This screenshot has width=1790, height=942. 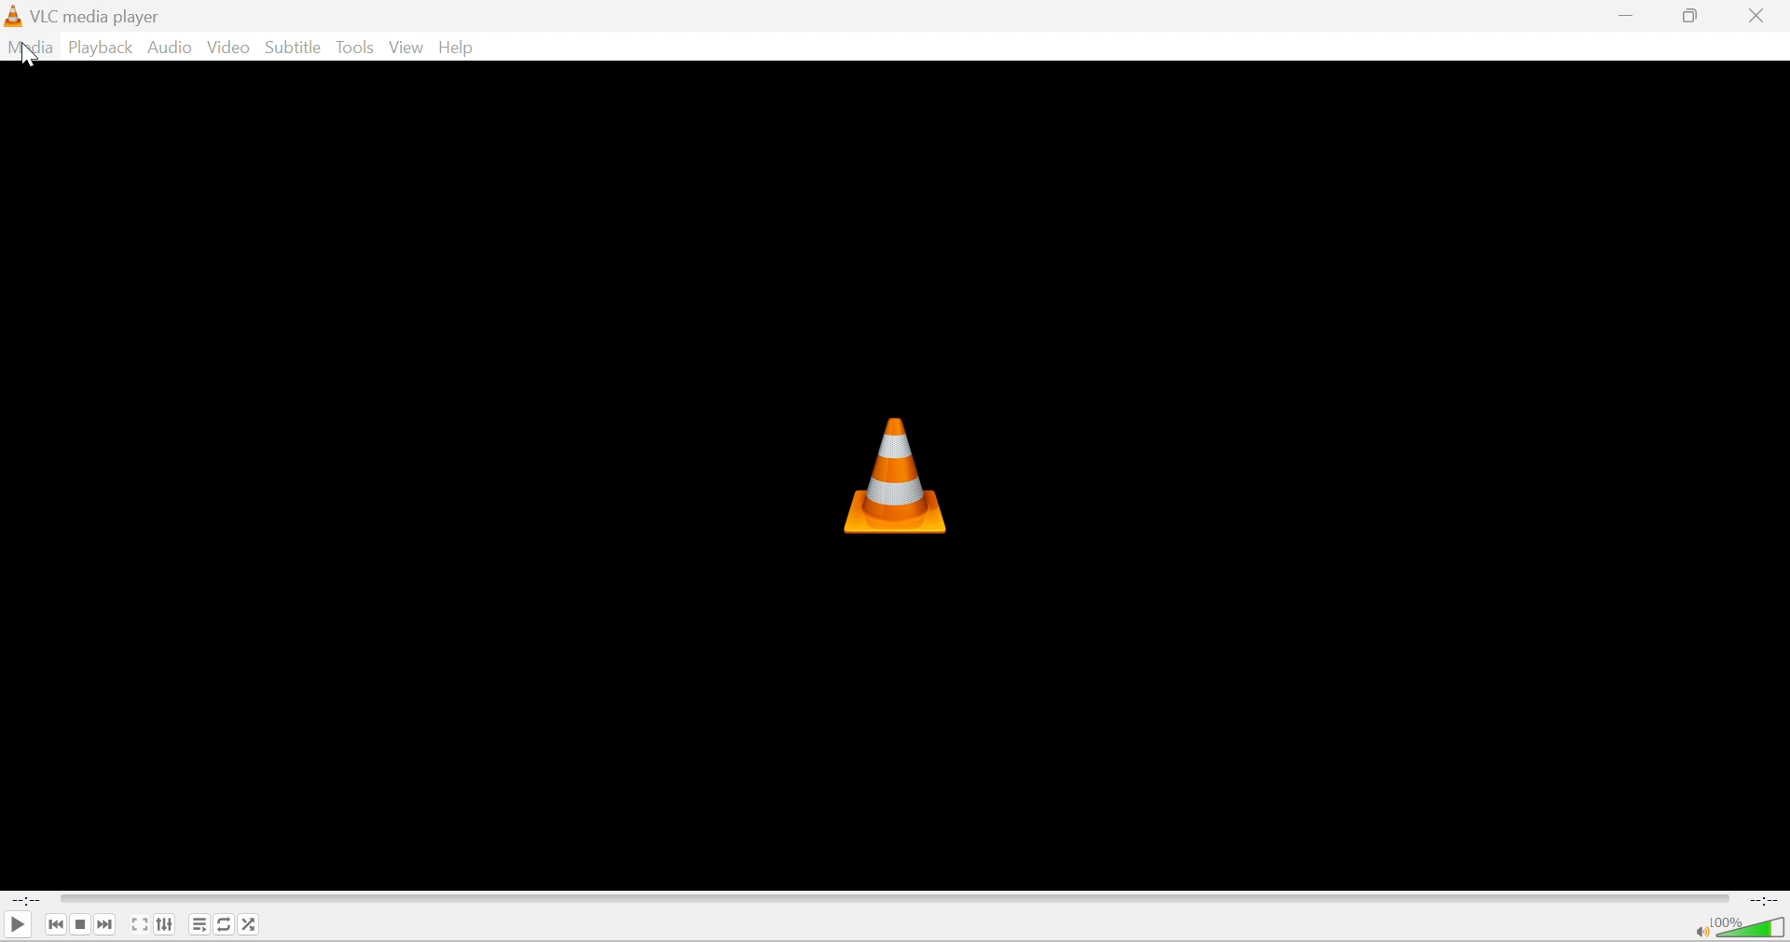 I want to click on cursor, so click(x=29, y=57).